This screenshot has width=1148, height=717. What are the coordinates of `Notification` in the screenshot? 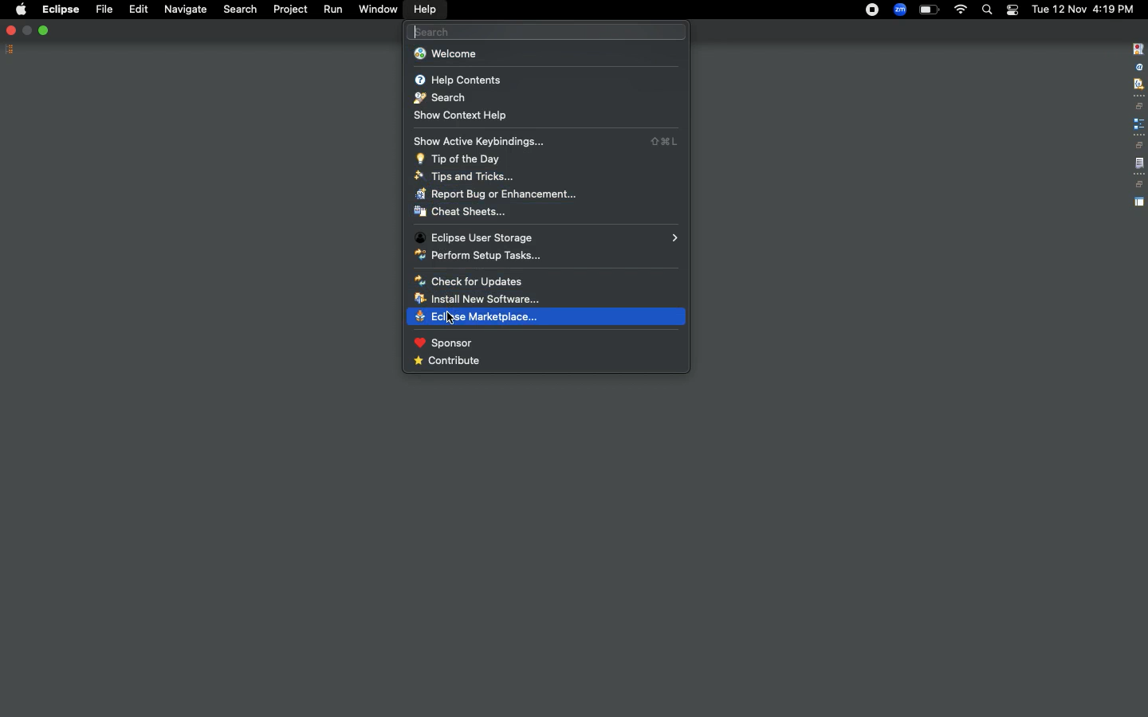 It's located at (1012, 10).